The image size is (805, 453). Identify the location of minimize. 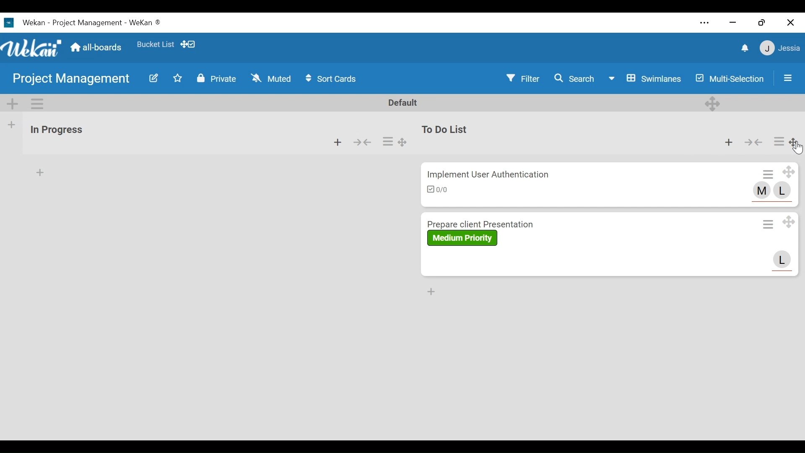
(732, 23).